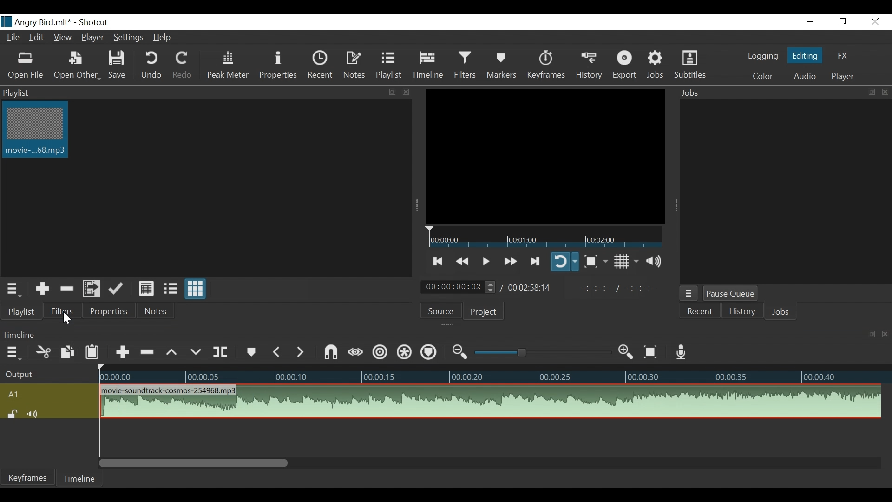  Describe the element at coordinates (884, 92) in the screenshot. I see `close` at that location.